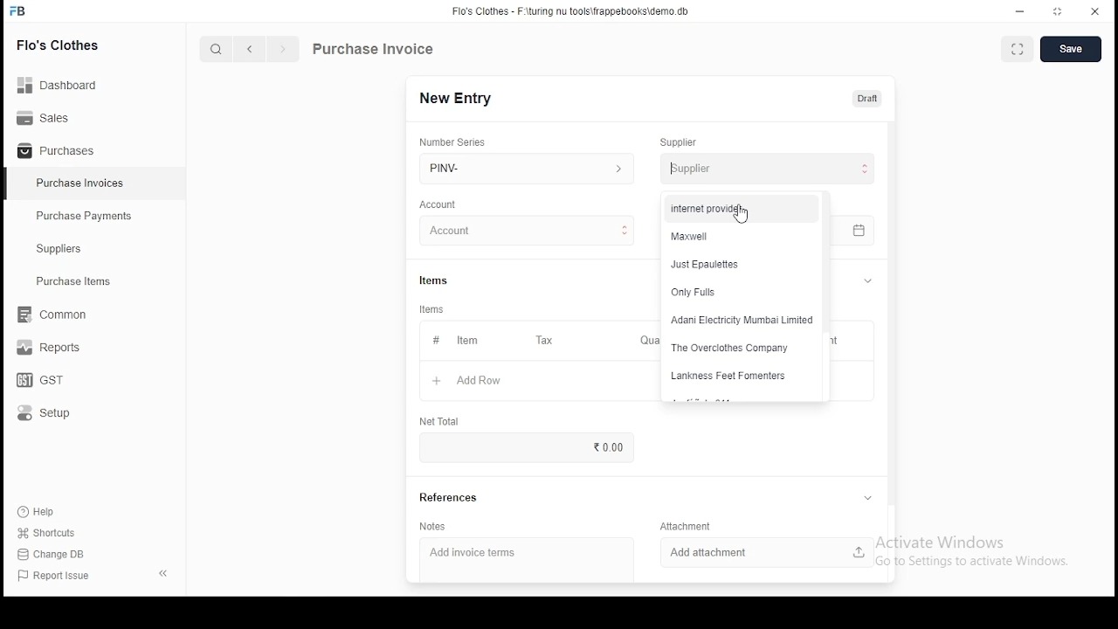 The height and width of the screenshot is (629, 1118). I want to click on only fulls, so click(742, 293).